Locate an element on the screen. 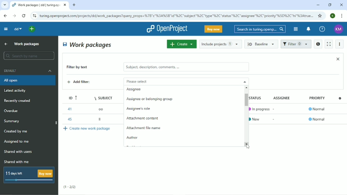 The width and height of the screenshot is (347, 195). attachment content is located at coordinates (143, 118).